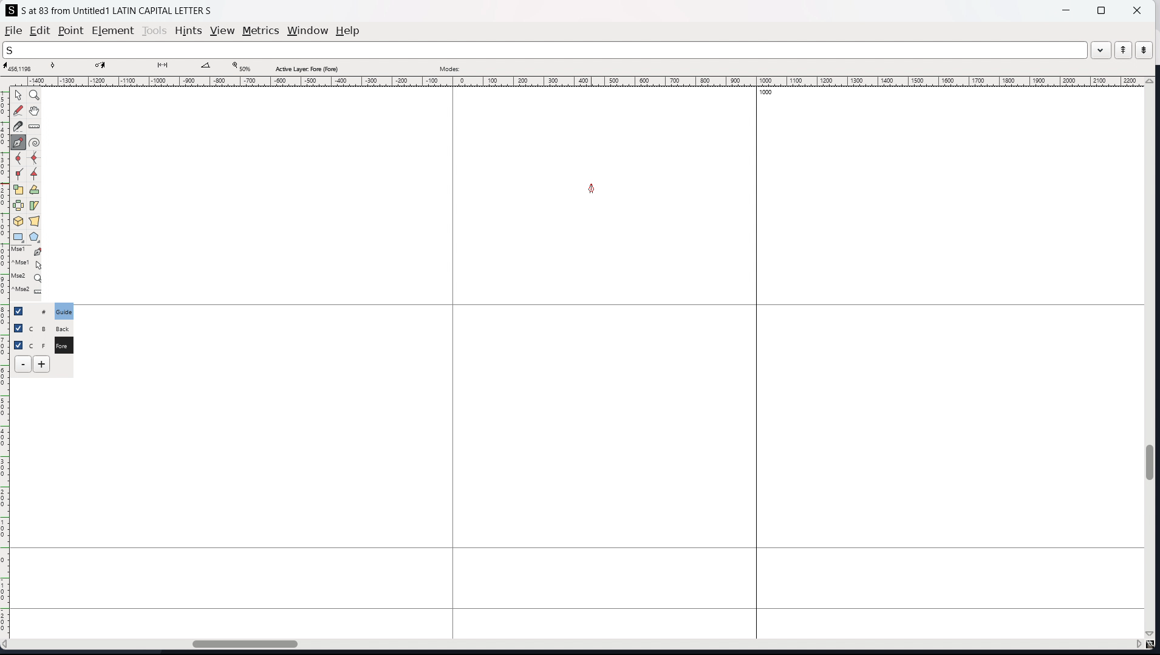 This screenshot has width=1160, height=655. Describe the element at coordinates (306, 69) in the screenshot. I see `active layer` at that location.